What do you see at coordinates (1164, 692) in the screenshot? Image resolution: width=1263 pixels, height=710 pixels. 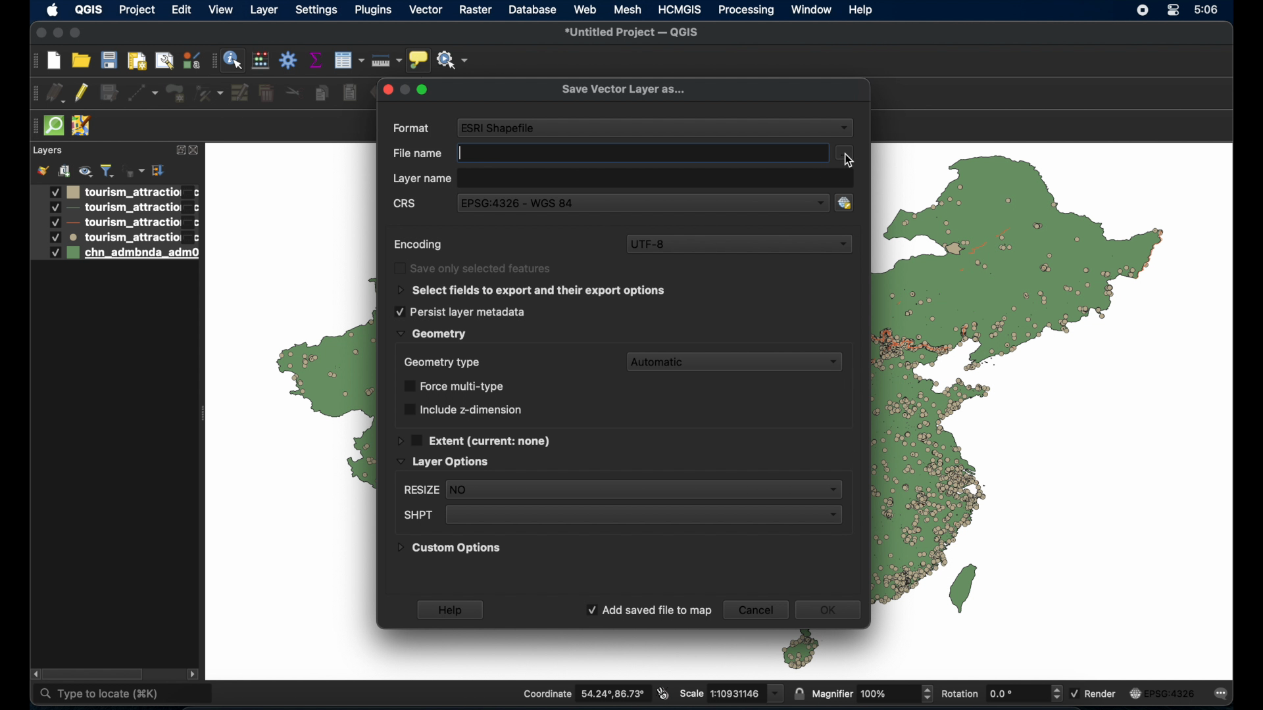 I see `current crs` at bounding box center [1164, 692].